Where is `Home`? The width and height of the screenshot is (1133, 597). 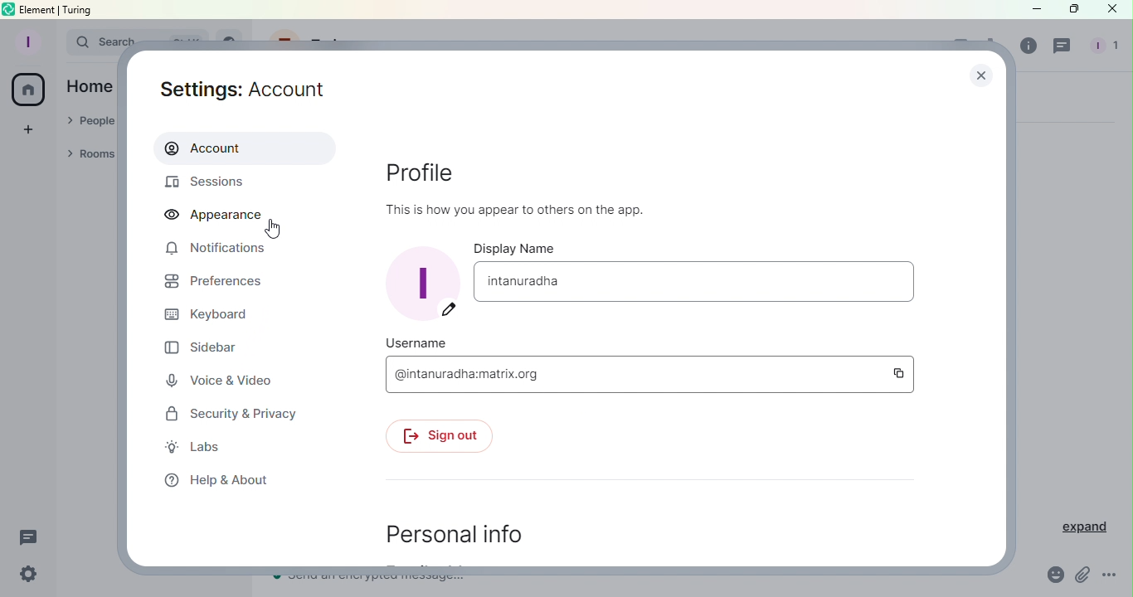 Home is located at coordinates (29, 91).